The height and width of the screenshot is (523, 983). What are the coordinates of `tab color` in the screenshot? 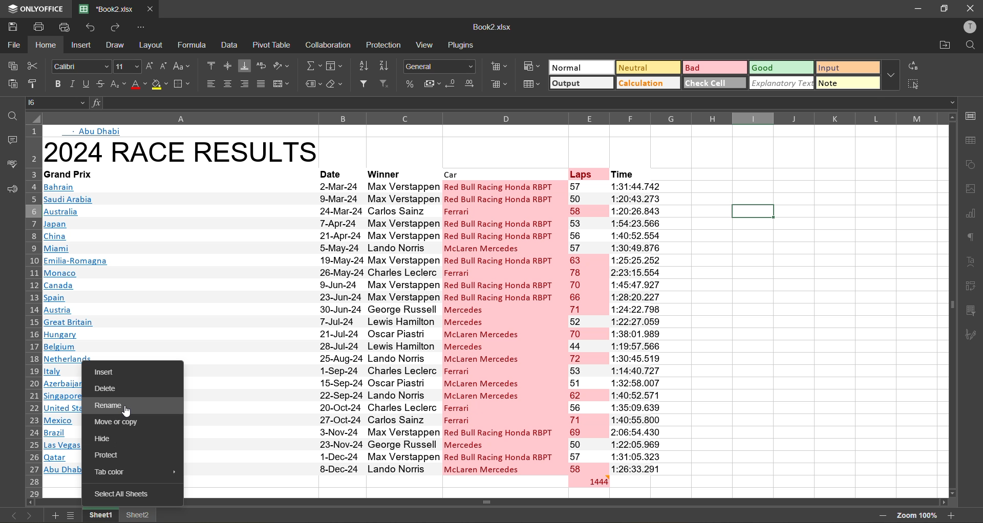 It's located at (122, 474).